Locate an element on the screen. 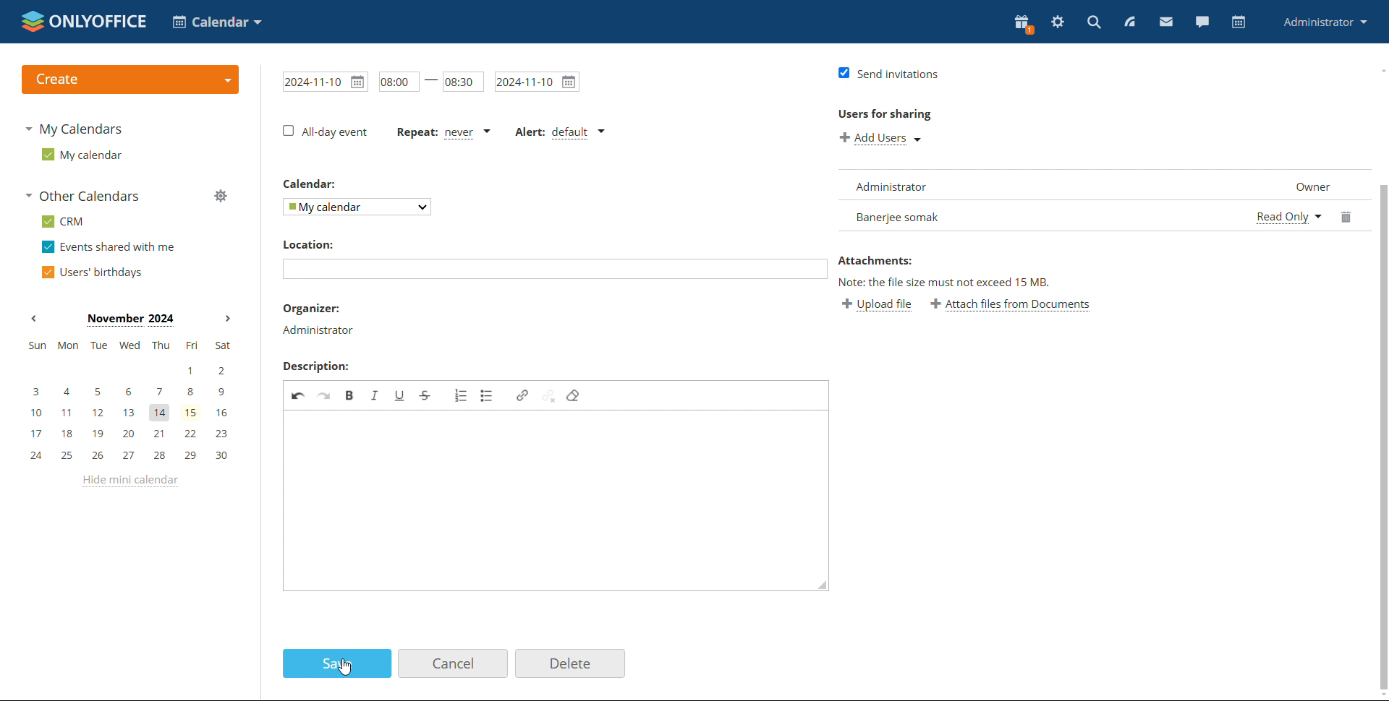  administrator is located at coordinates (897, 184).